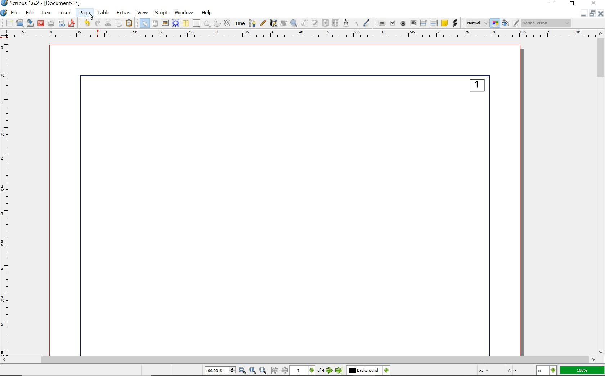 This screenshot has height=376, width=605. I want to click on freehand line, so click(263, 23).